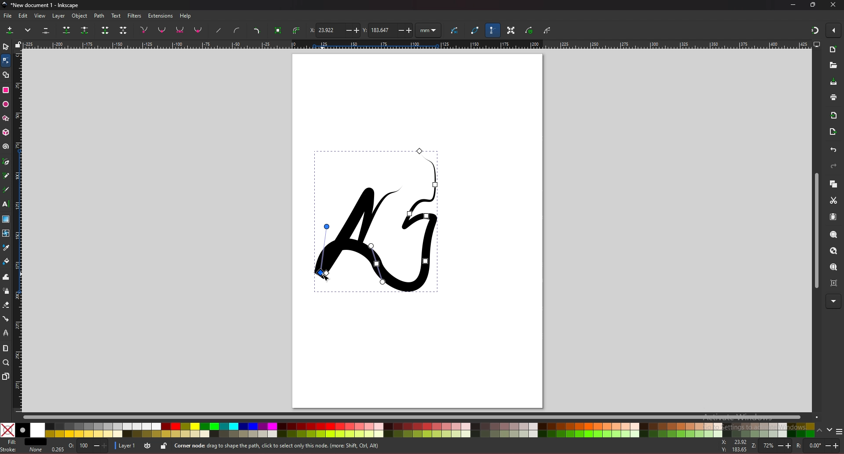 This screenshot has width=844, height=454. Describe the element at coordinates (6, 291) in the screenshot. I see `spray` at that location.